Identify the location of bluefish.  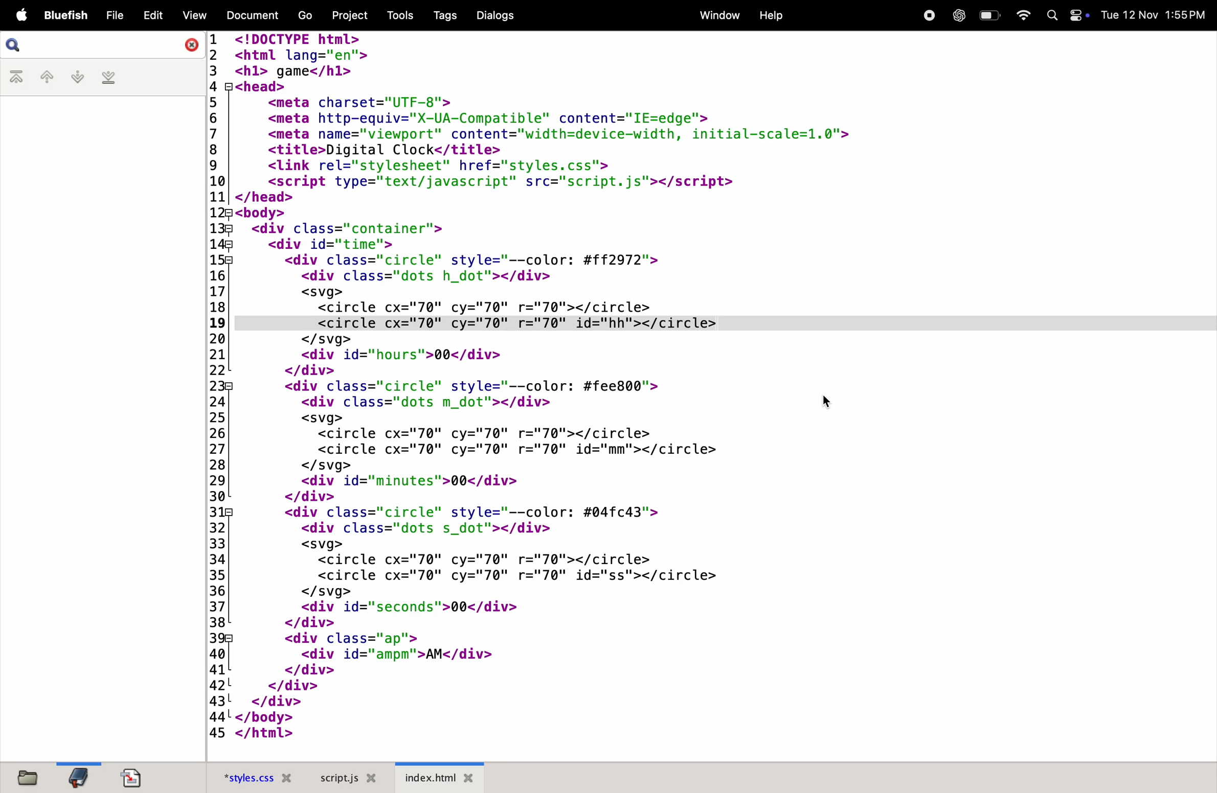
(65, 14).